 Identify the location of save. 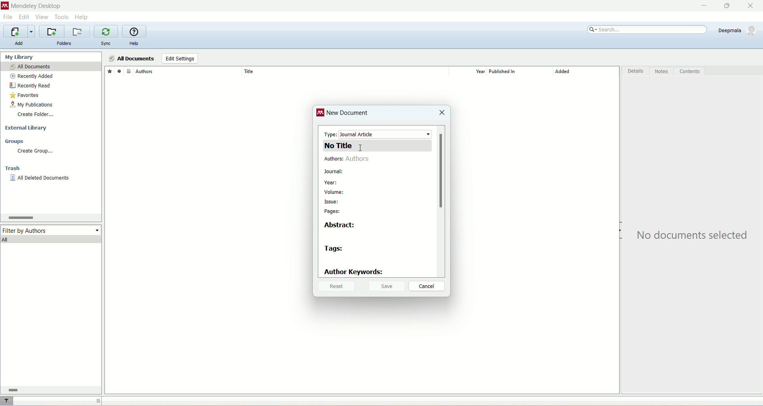
(387, 286).